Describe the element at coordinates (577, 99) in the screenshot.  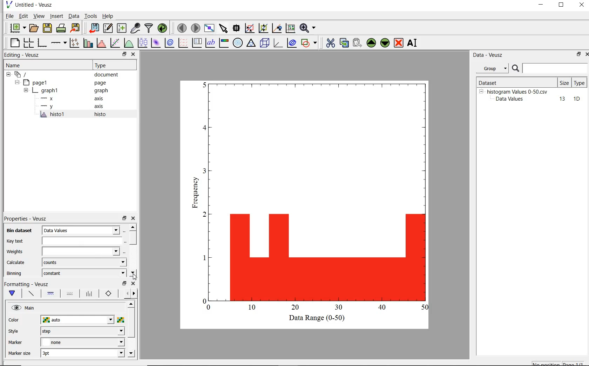
I see `10` at that location.